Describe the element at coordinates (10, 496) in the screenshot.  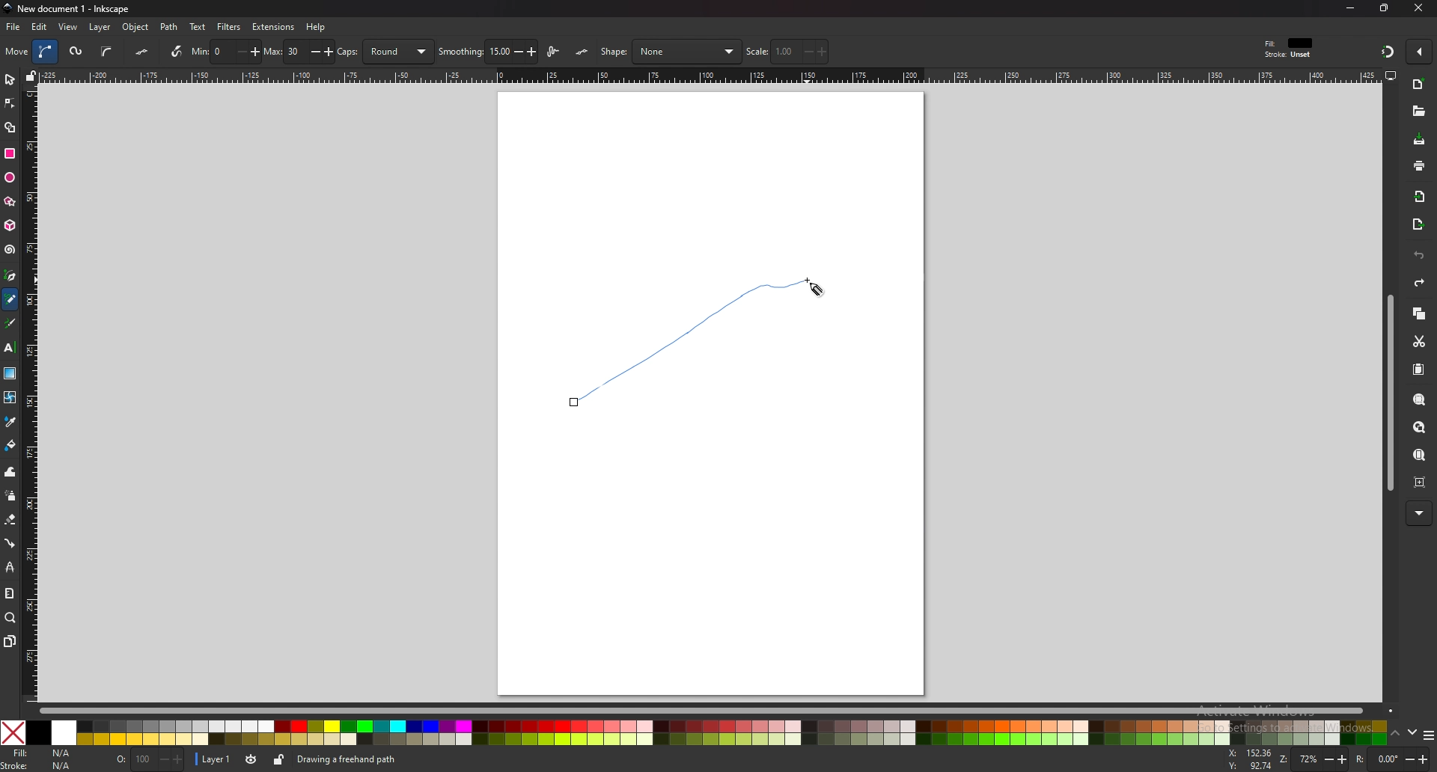
I see `spray` at that location.